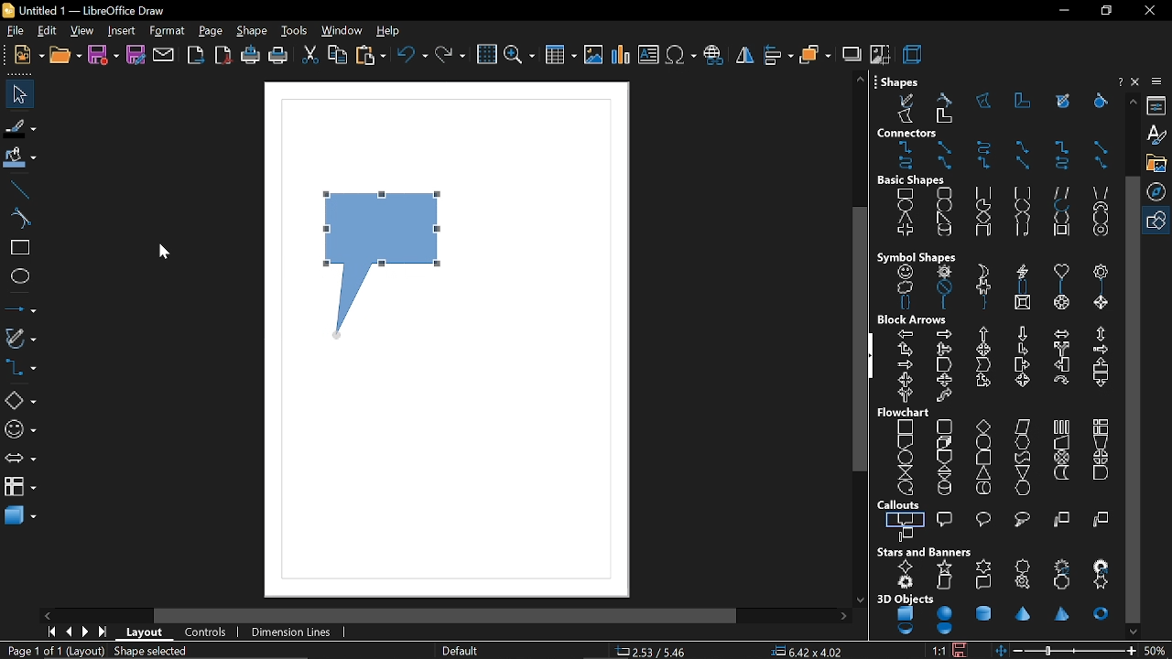 Image resolution: width=1172 pixels, height=659 pixels. I want to click on rectangle, so click(16, 249).